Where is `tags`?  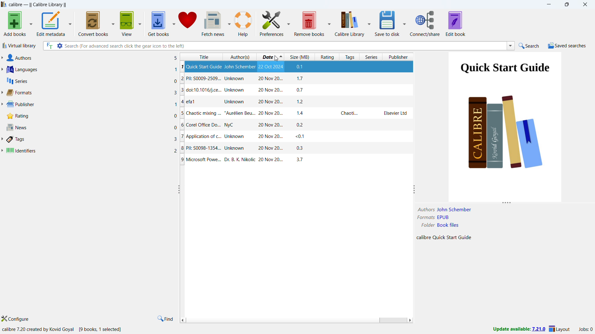
tags is located at coordinates (349, 57).